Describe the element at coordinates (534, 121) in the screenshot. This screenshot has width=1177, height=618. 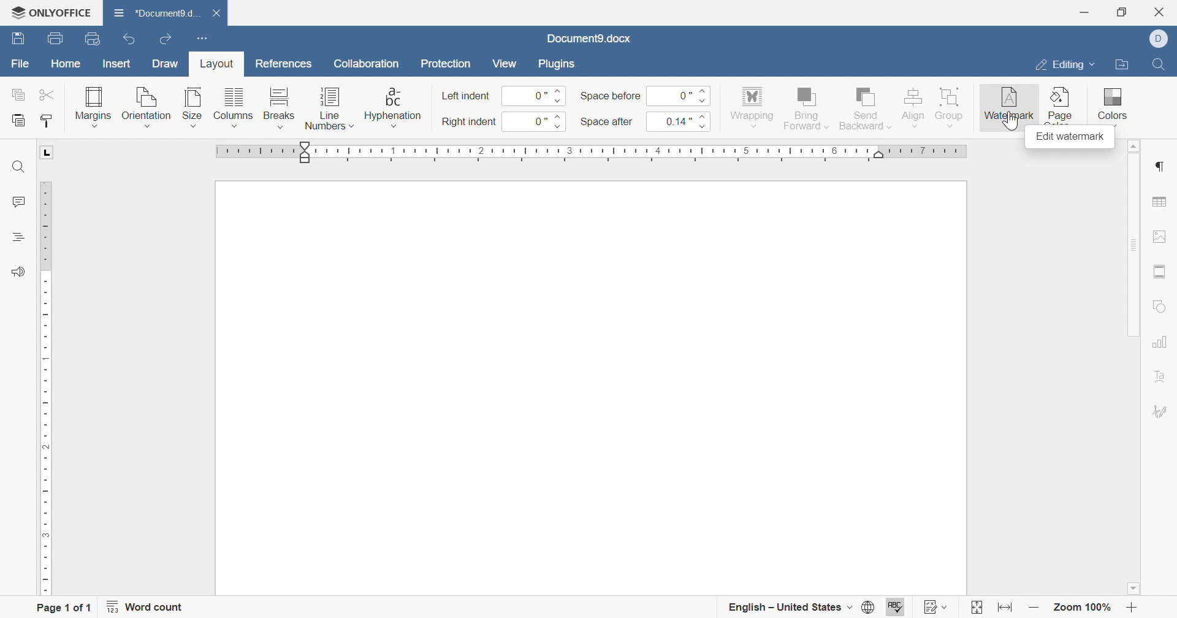
I see `0` at that location.